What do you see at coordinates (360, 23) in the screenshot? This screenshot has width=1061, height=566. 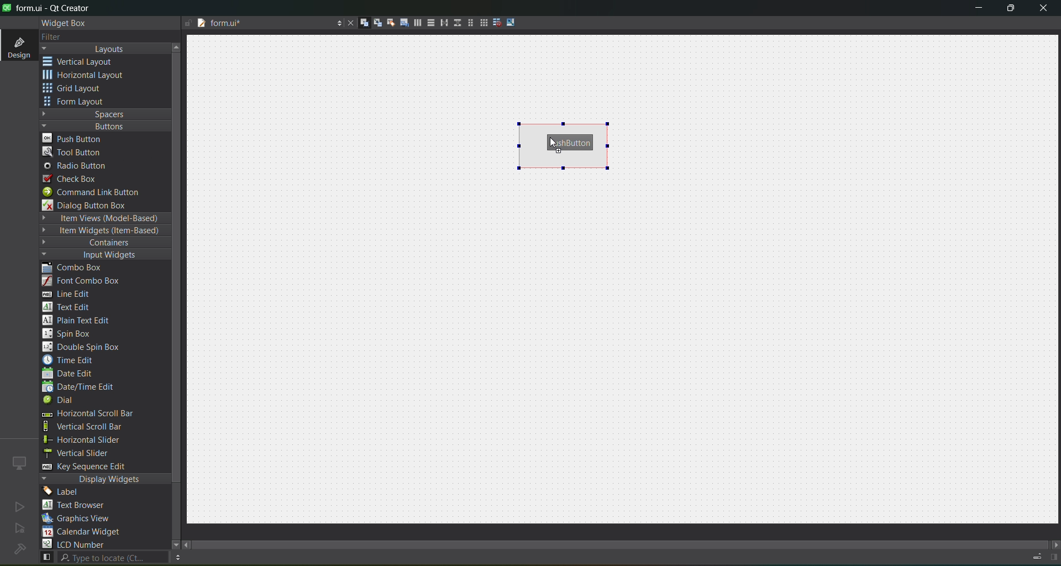 I see `edit widgets` at bounding box center [360, 23].